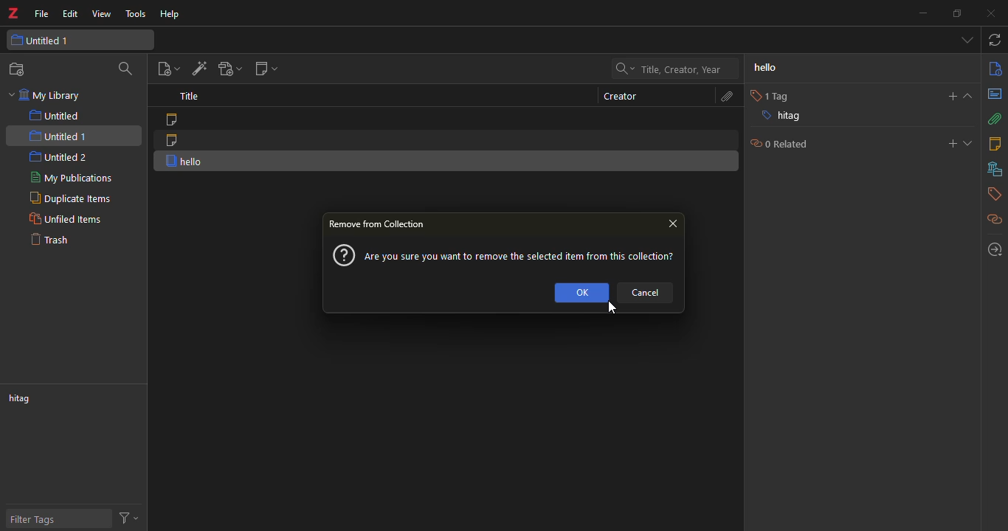  Describe the element at coordinates (766, 97) in the screenshot. I see `1 tag` at that location.